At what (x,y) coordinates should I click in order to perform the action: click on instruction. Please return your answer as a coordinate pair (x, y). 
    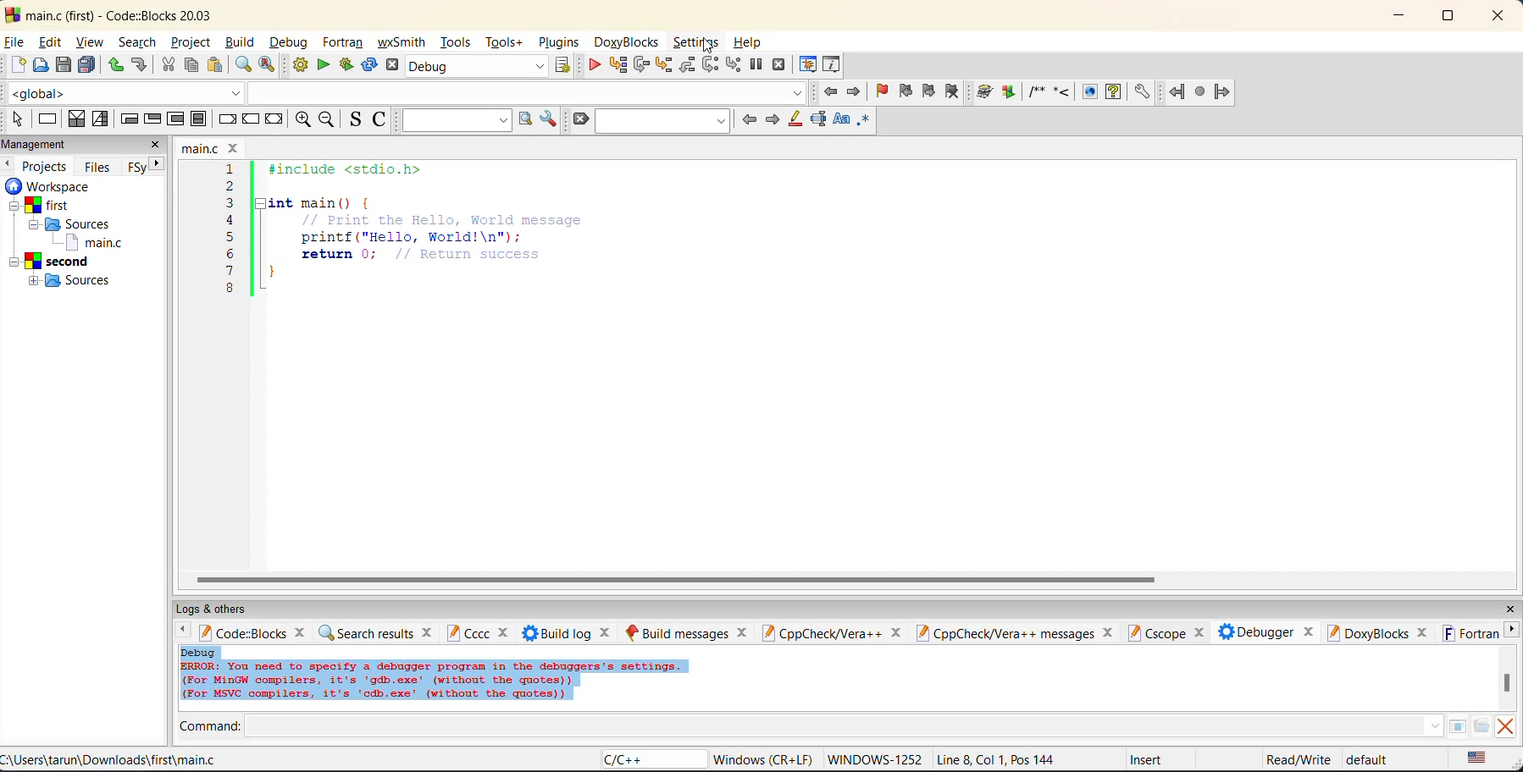
    Looking at the image, I should click on (51, 119).